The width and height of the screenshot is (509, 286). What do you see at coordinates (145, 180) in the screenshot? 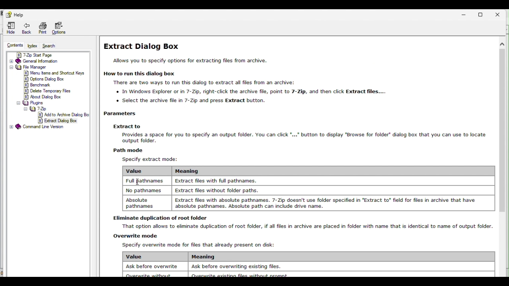
I see `full` at bounding box center [145, 180].